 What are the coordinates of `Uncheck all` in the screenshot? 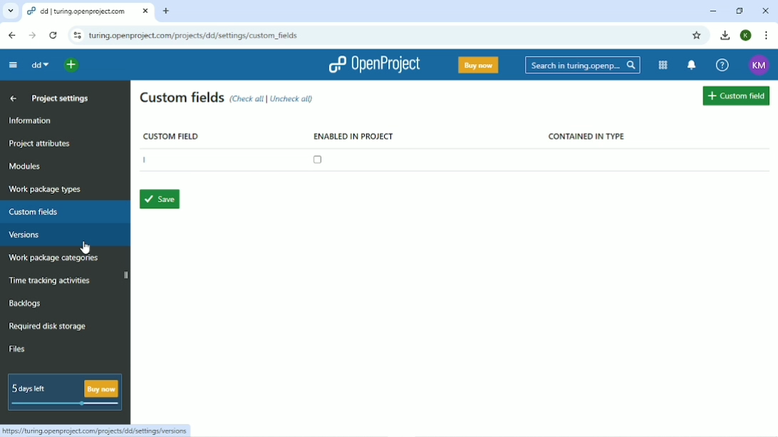 It's located at (294, 98).